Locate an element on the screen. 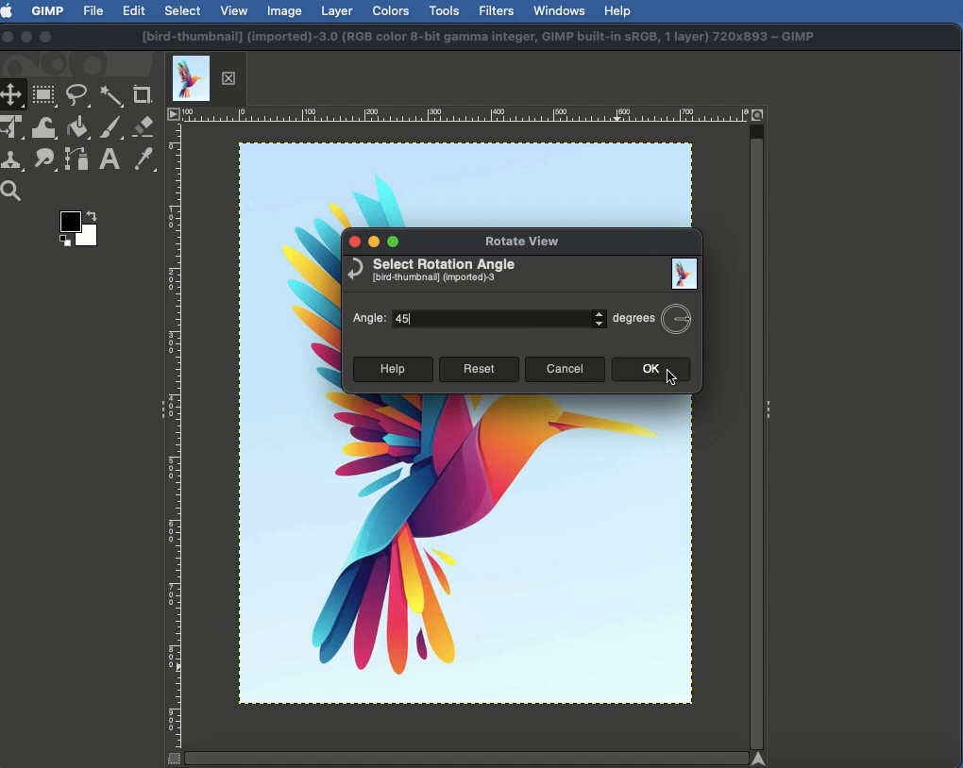 The width and height of the screenshot is (963, 768). Close is located at coordinates (352, 243).